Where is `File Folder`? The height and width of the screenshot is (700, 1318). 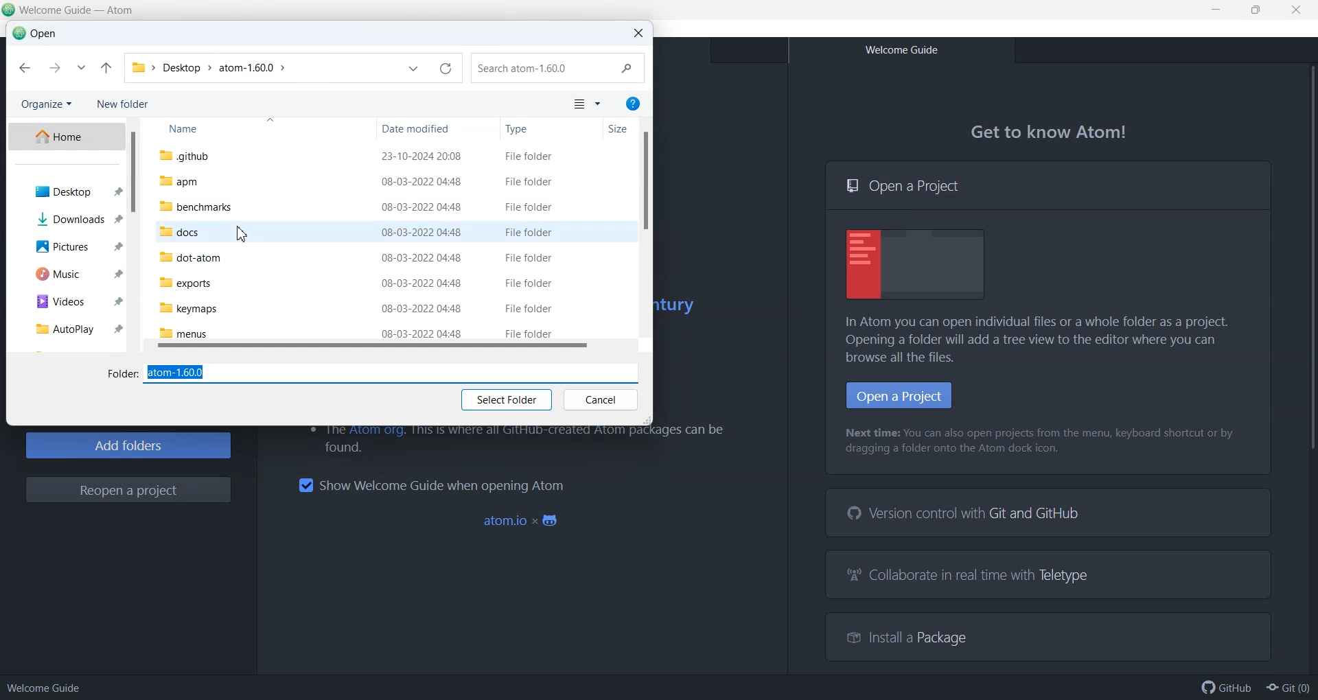
File Folder is located at coordinates (530, 156).